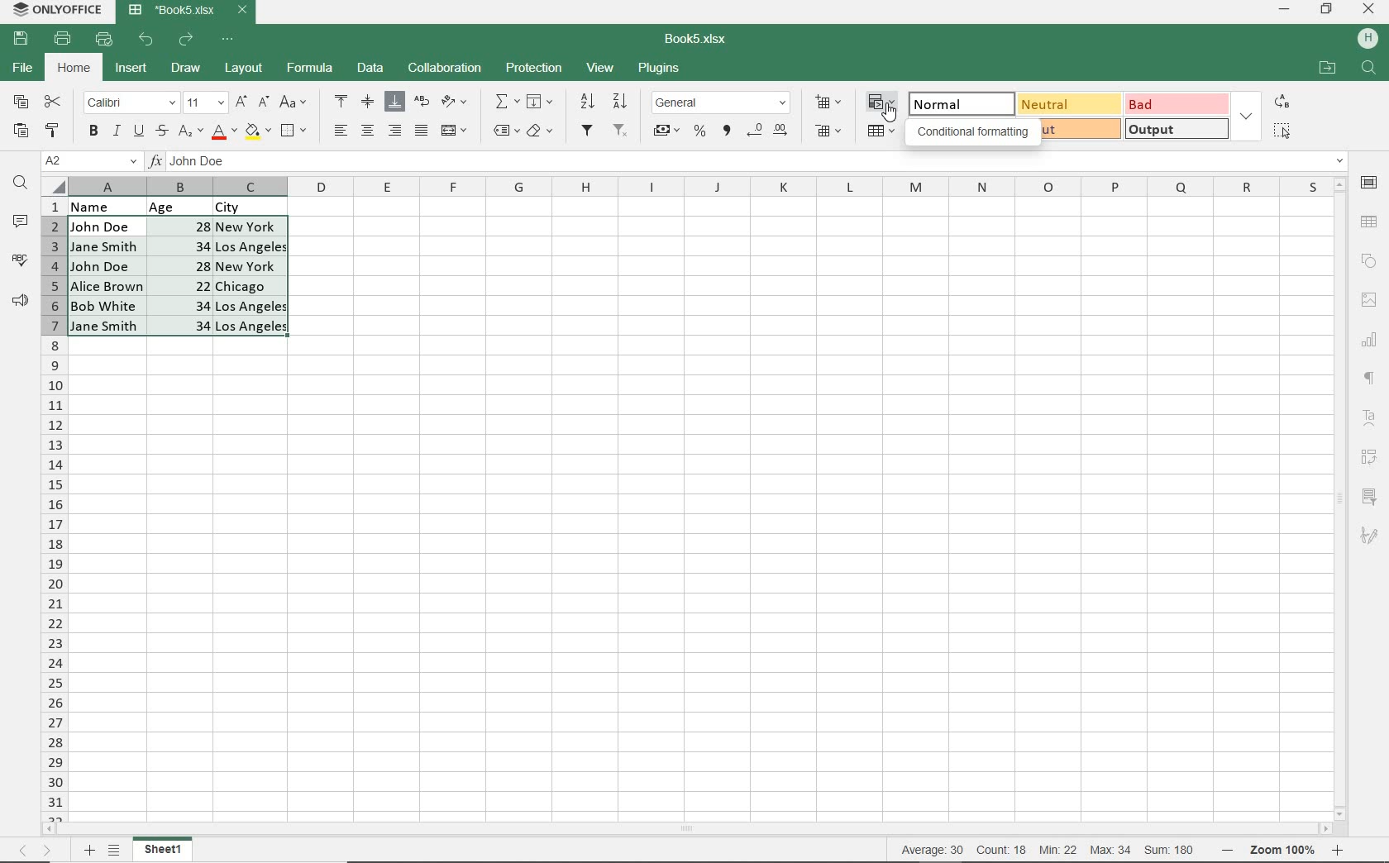  What do you see at coordinates (63, 38) in the screenshot?
I see `PRINT` at bounding box center [63, 38].